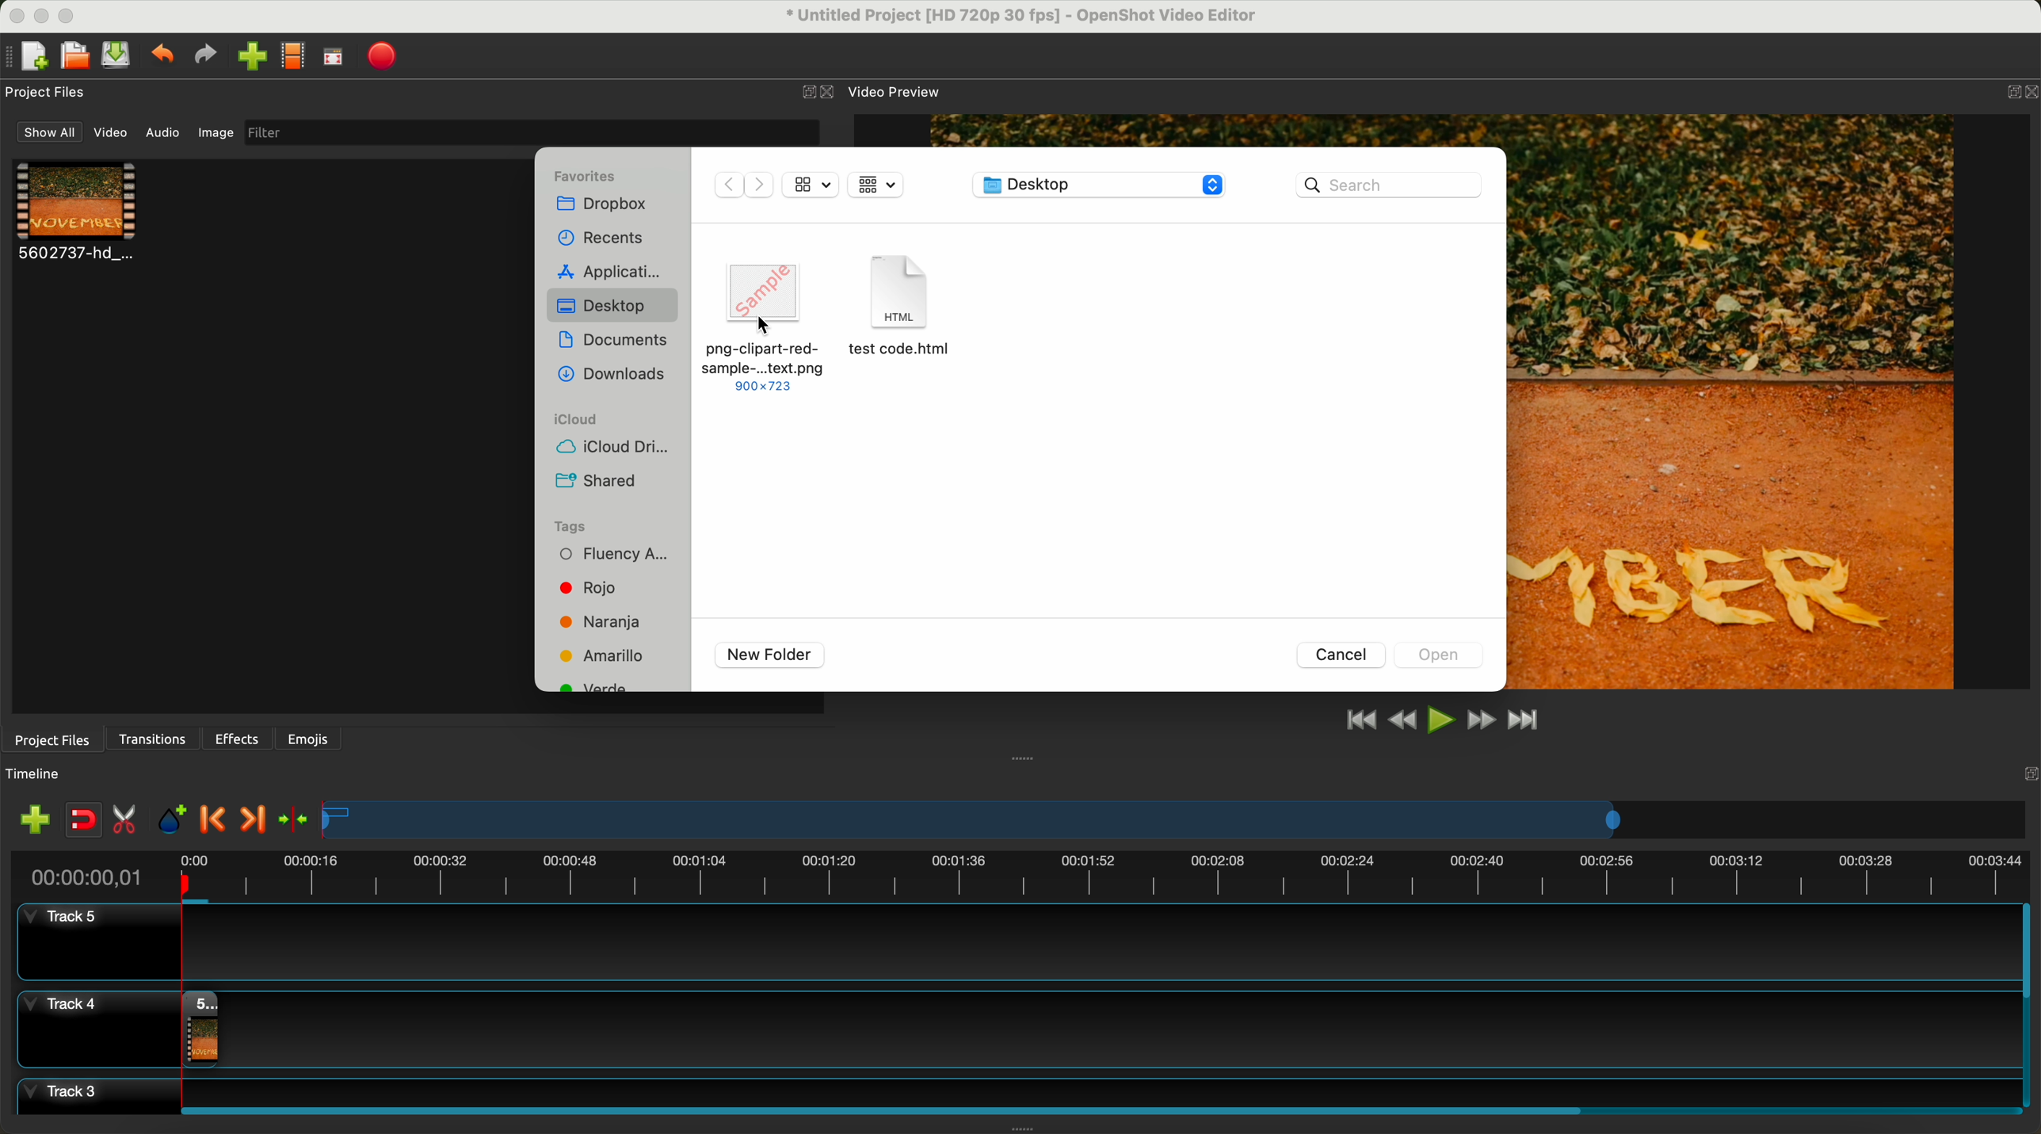 This screenshot has width=2041, height=1134. Describe the element at coordinates (1012, 1025) in the screenshot. I see `track 4` at that location.